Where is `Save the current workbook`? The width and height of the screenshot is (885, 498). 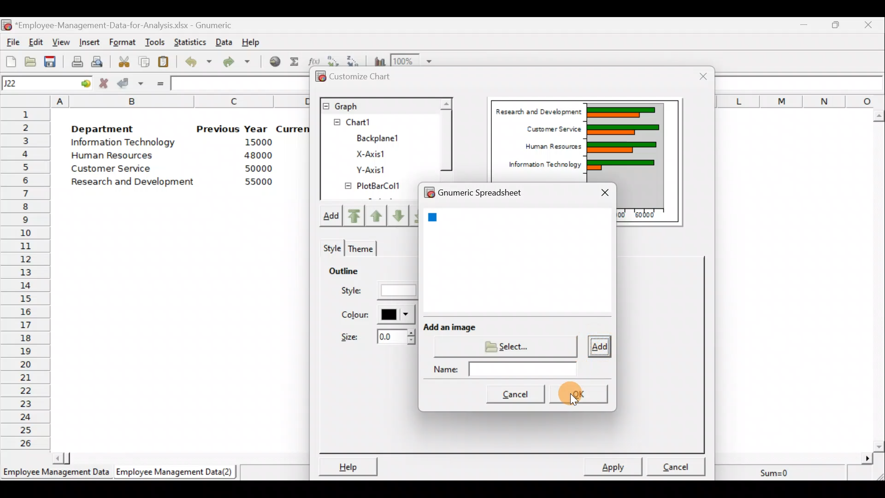
Save the current workbook is located at coordinates (51, 60).